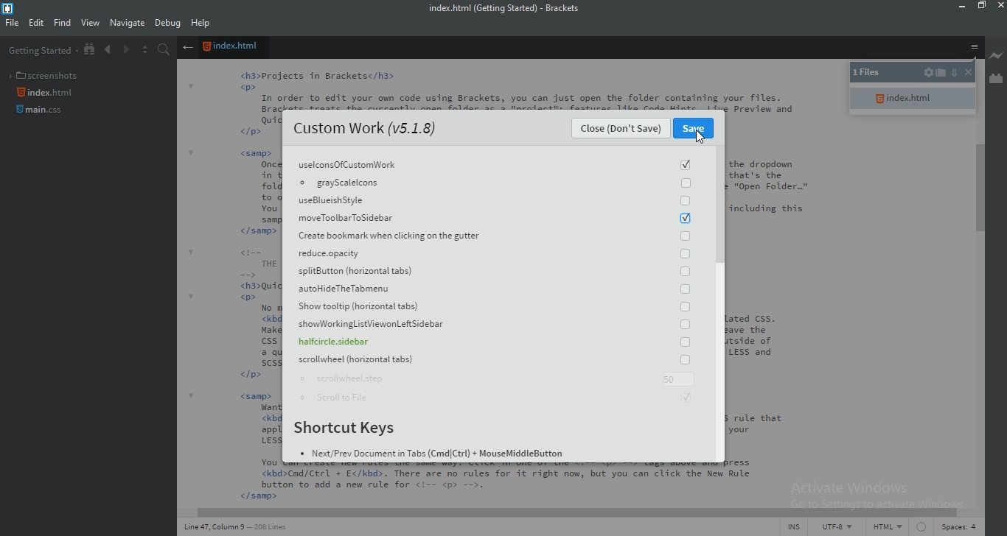  I want to click on main.css, so click(41, 113).